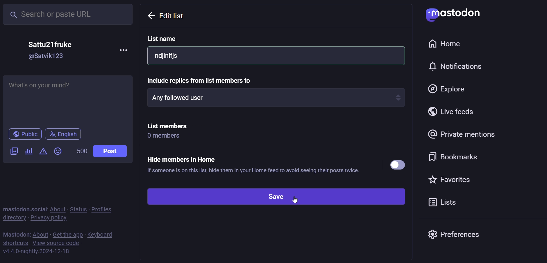 The width and height of the screenshot is (547, 263). Describe the element at coordinates (37, 251) in the screenshot. I see `https://mastodon.social/lists#` at that location.